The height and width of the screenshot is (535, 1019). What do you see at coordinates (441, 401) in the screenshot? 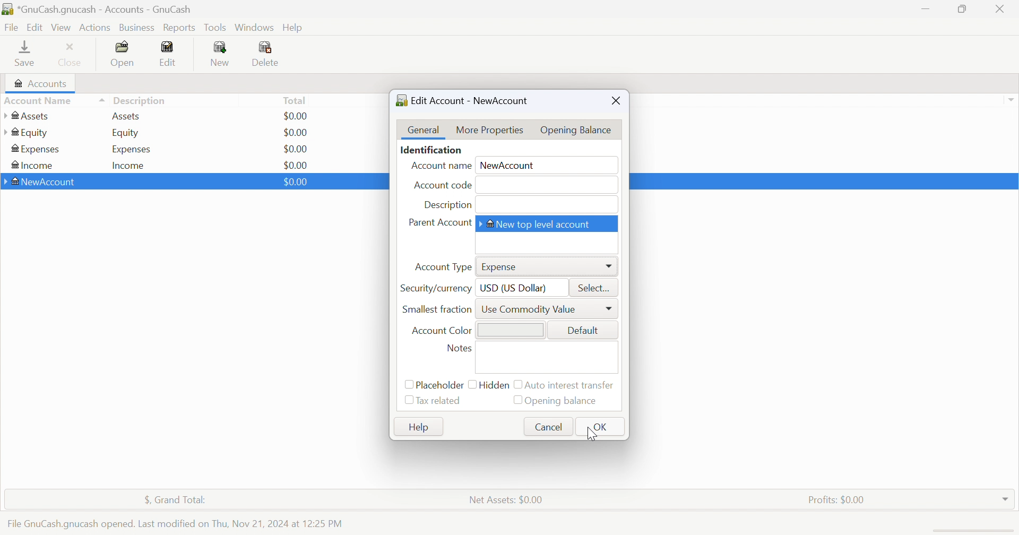
I see `Tax related` at bounding box center [441, 401].